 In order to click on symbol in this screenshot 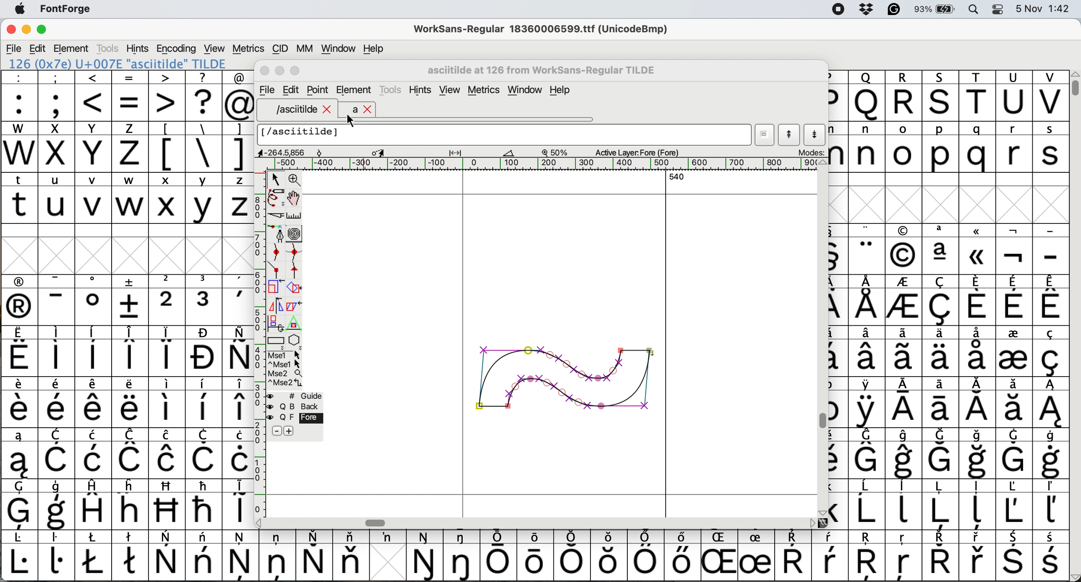, I will do `click(905, 351)`.